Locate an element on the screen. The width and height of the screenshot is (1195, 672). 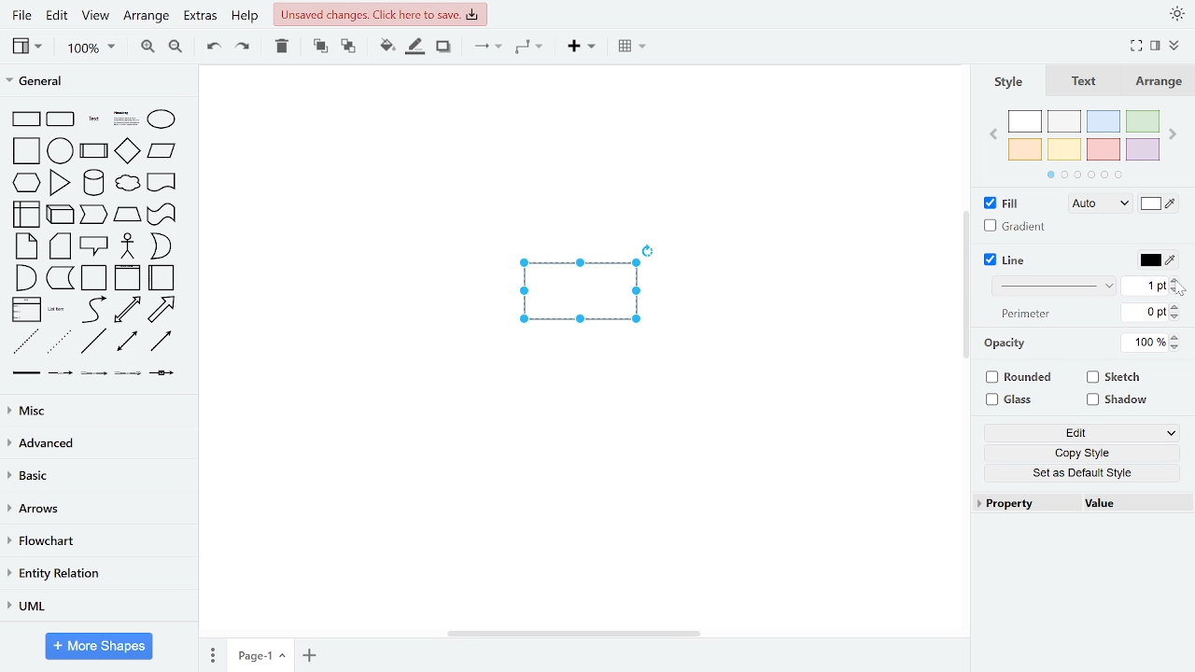
to front is located at coordinates (319, 49).